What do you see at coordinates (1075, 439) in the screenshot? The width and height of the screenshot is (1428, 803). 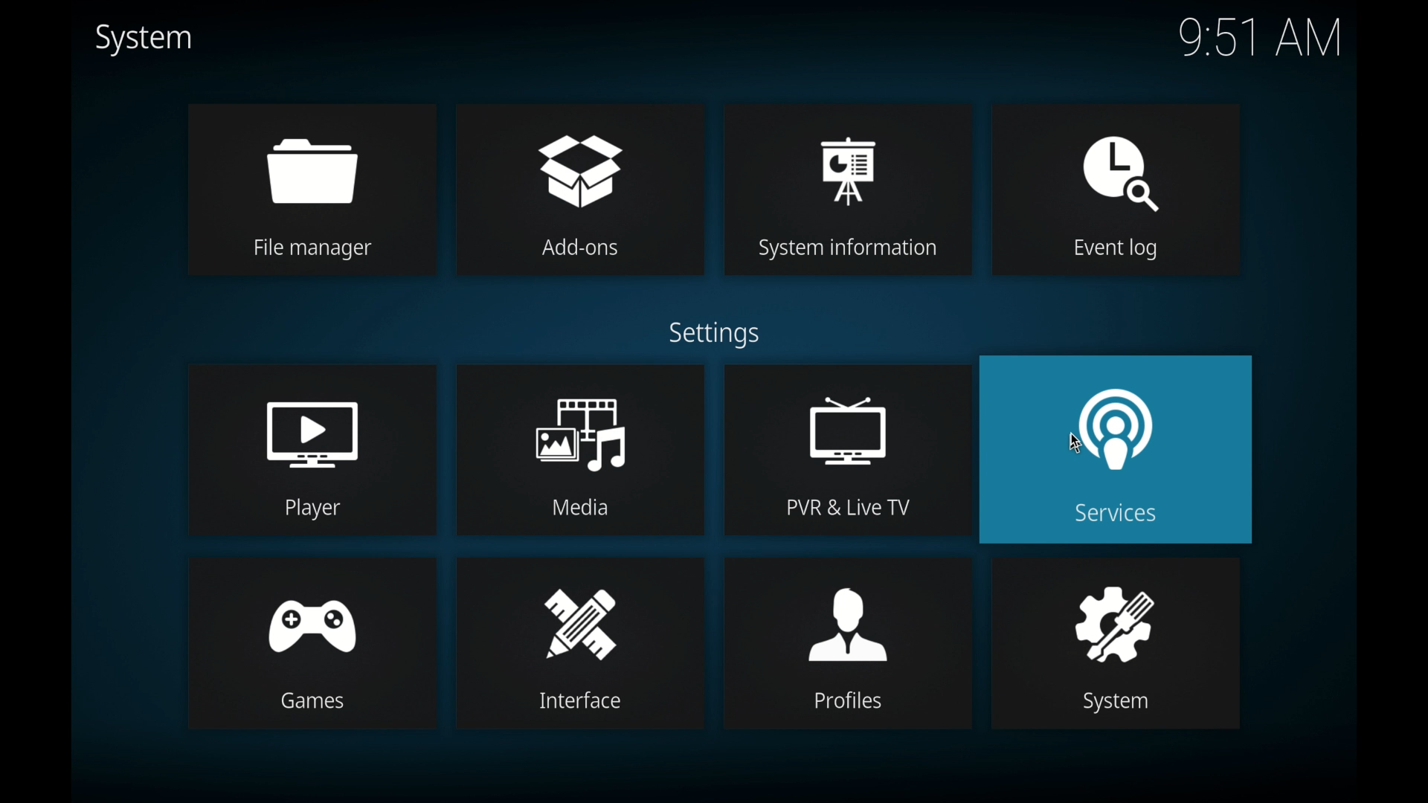 I see `Cursor` at bounding box center [1075, 439].